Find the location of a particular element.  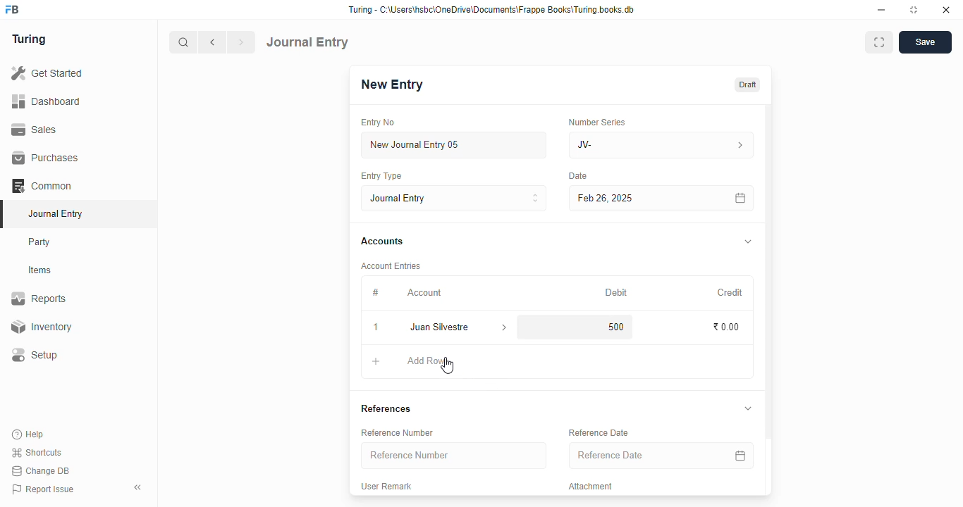

previous is located at coordinates (214, 42).